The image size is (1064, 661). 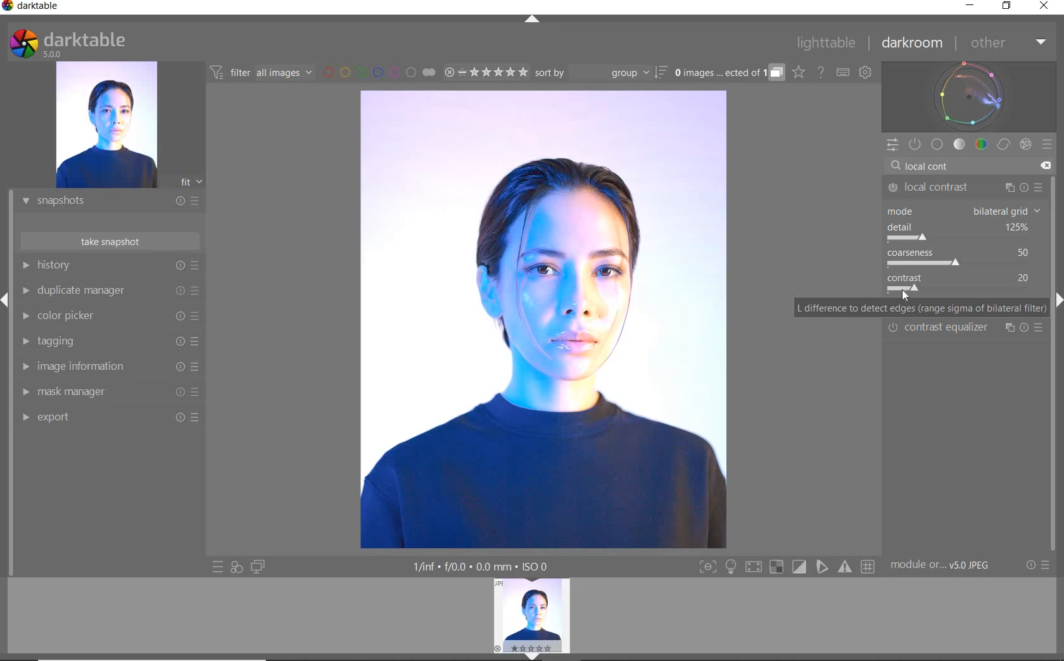 What do you see at coordinates (67, 44) in the screenshot?
I see `SYSTEM LOGO` at bounding box center [67, 44].